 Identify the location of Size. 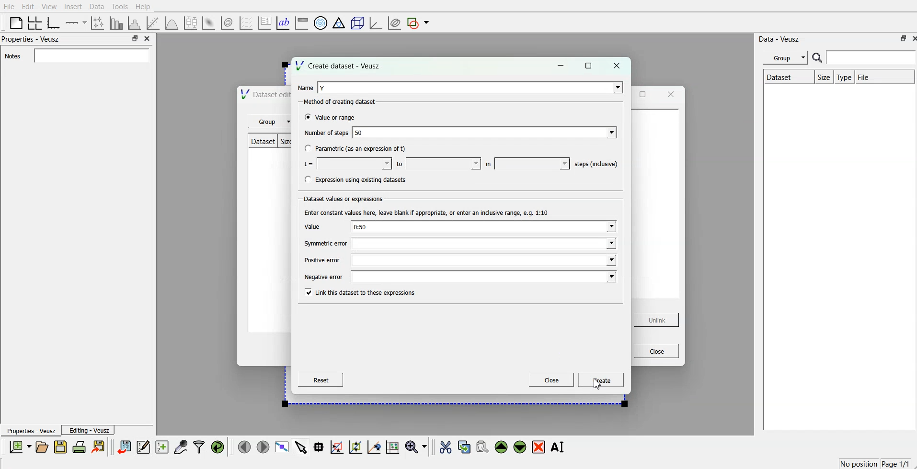
(823, 78).